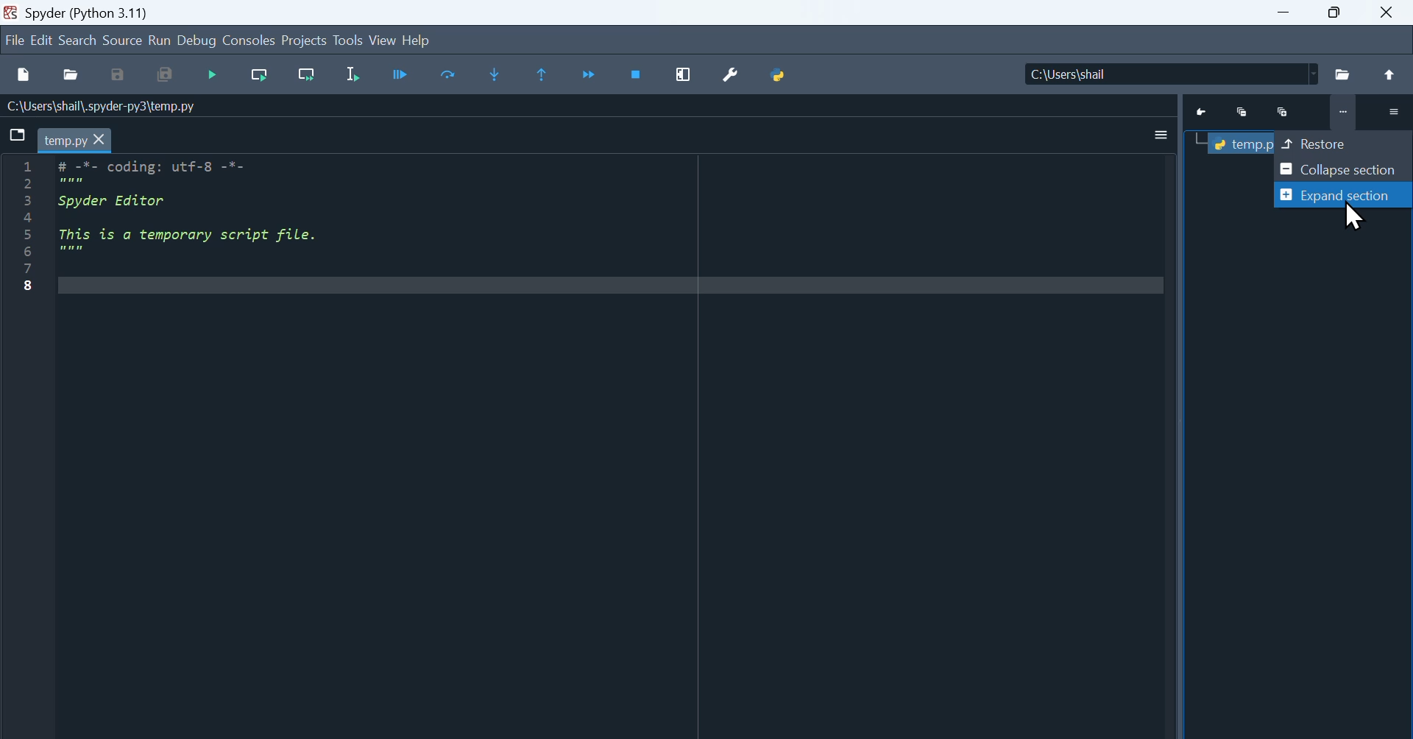  Describe the element at coordinates (731, 76) in the screenshot. I see `Preferences` at that location.